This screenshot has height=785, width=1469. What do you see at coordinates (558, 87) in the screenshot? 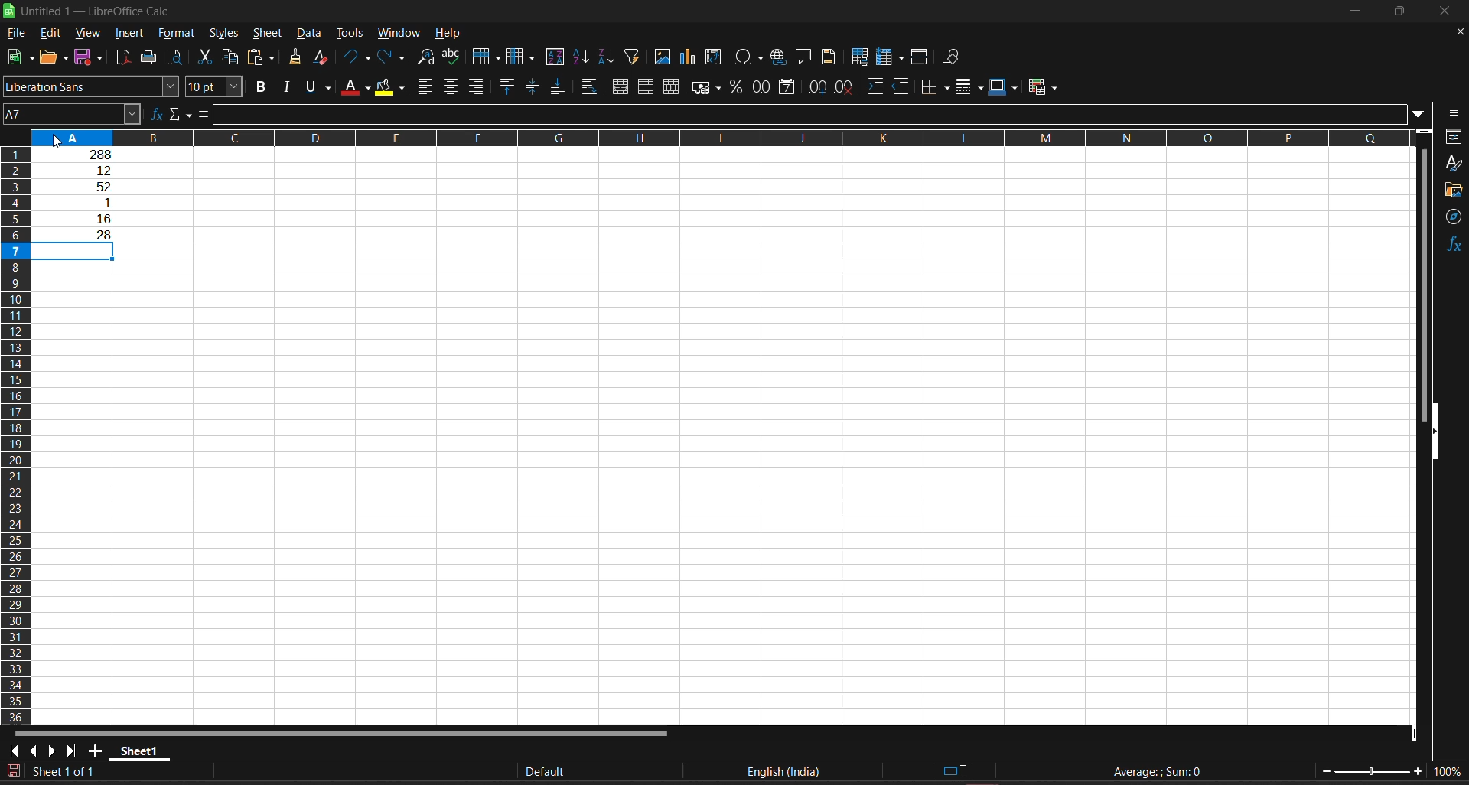
I see `align bottom` at bounding box center [558, 87].